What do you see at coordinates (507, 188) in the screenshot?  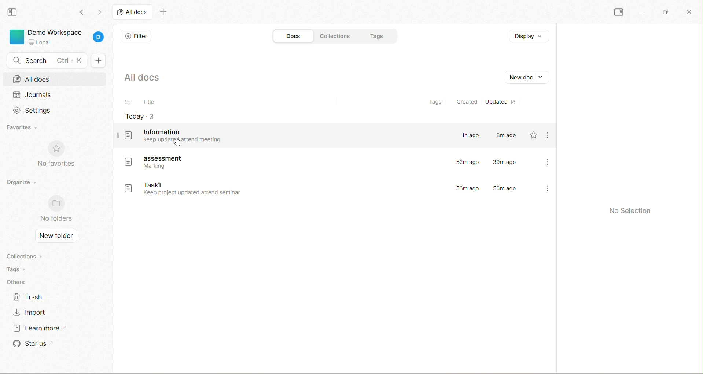 I see `56m ago` at bounding box center [507, 188].